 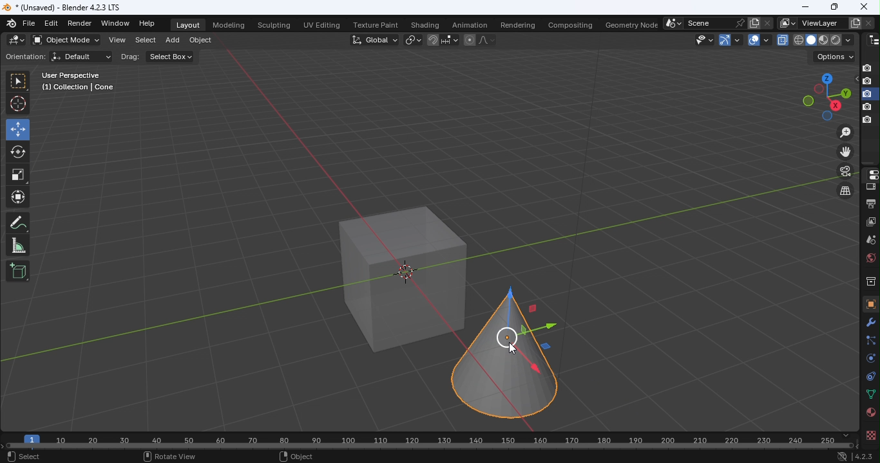 I want to click on UV editing, so click(x=324, y=23).